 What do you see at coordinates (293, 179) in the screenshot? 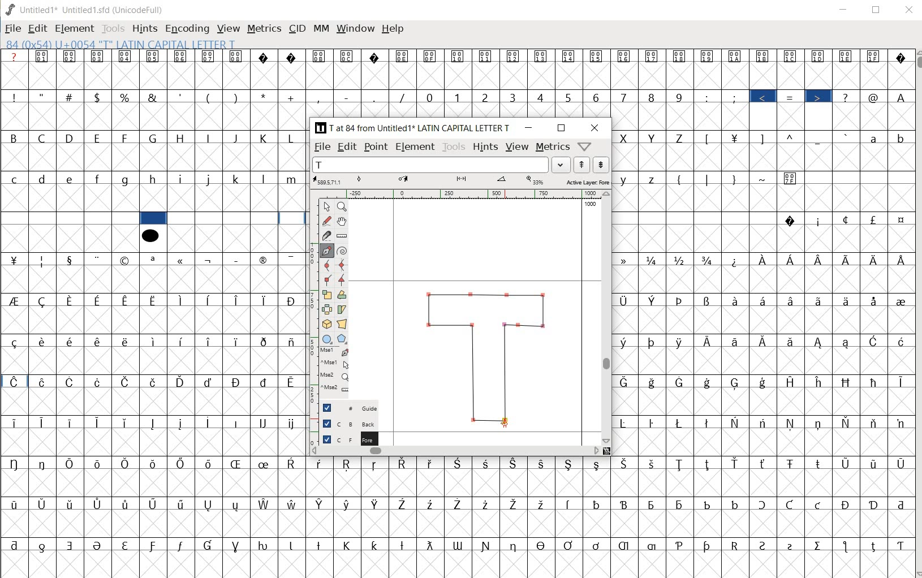
I see `m` at bounding box center [293, 179].